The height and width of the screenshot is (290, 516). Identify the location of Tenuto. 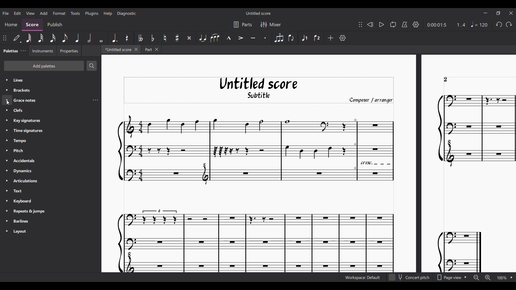
(253, 38).